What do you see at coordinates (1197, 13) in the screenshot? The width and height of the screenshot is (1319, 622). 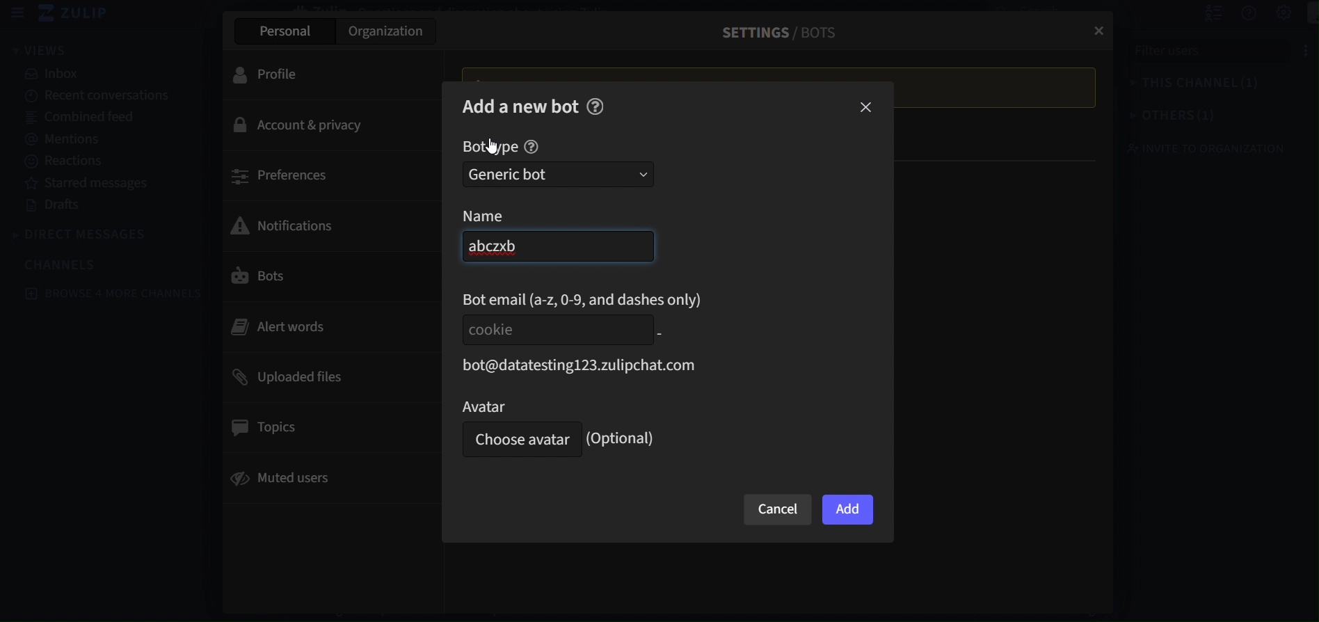 I see `hide user list` at bounding box center [1197, 13].